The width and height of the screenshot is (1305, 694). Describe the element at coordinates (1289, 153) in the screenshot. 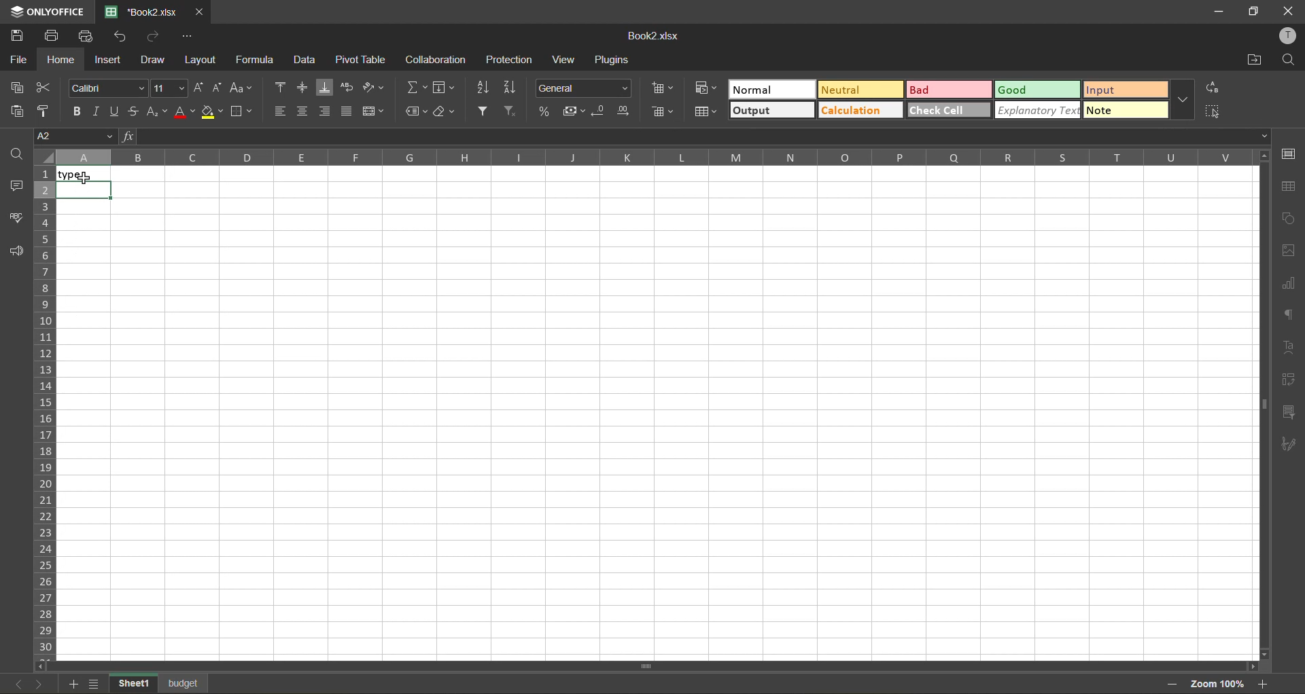

I see `cell settings` at that location.